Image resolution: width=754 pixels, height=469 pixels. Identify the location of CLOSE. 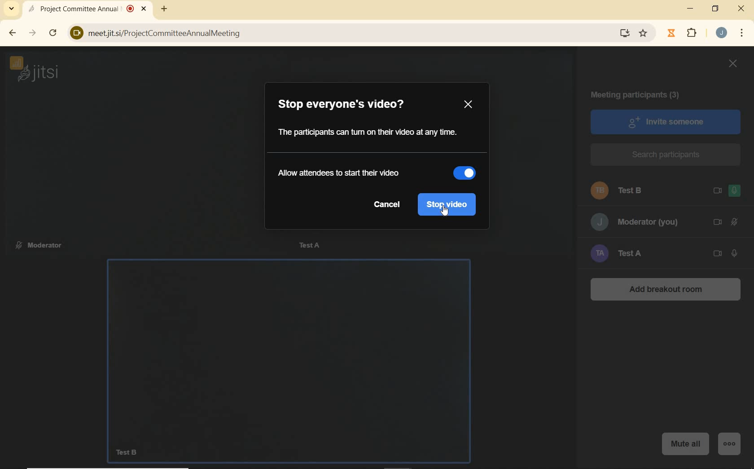
(732, 65).